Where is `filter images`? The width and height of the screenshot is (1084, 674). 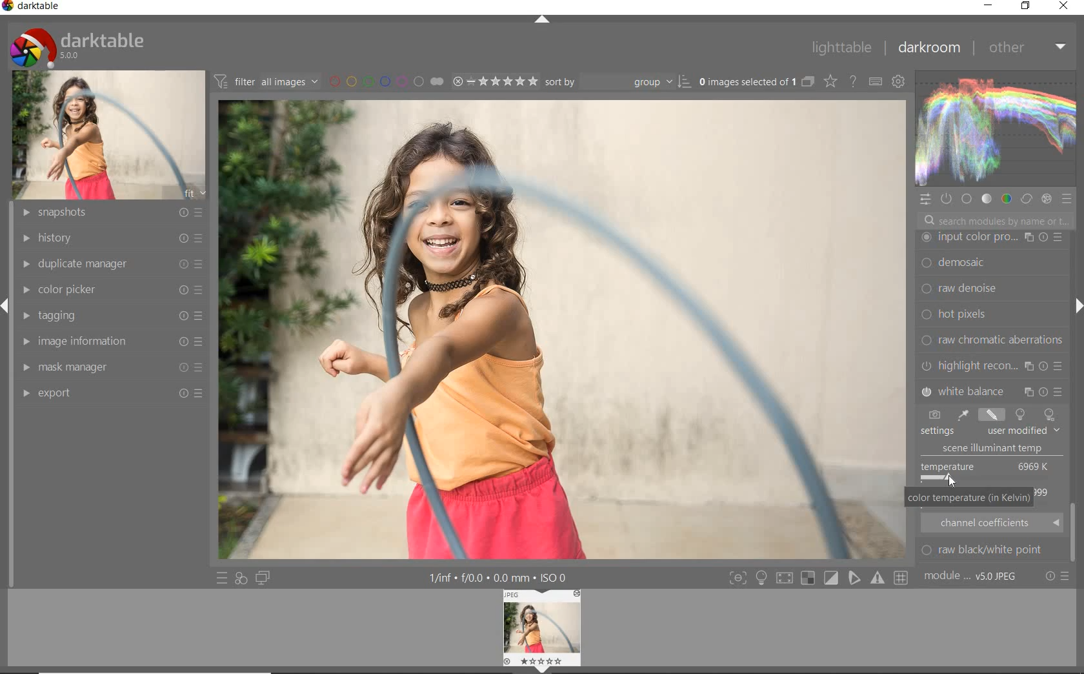 filter images is located at coordinates (266, 82).